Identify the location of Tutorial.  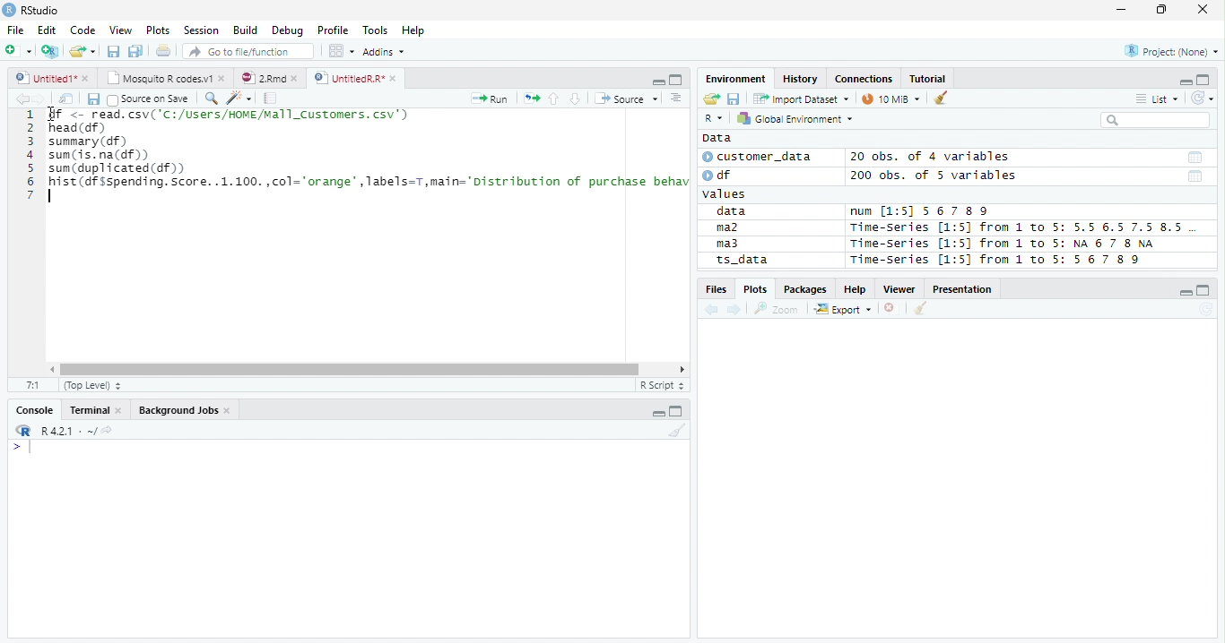
(928, 78).